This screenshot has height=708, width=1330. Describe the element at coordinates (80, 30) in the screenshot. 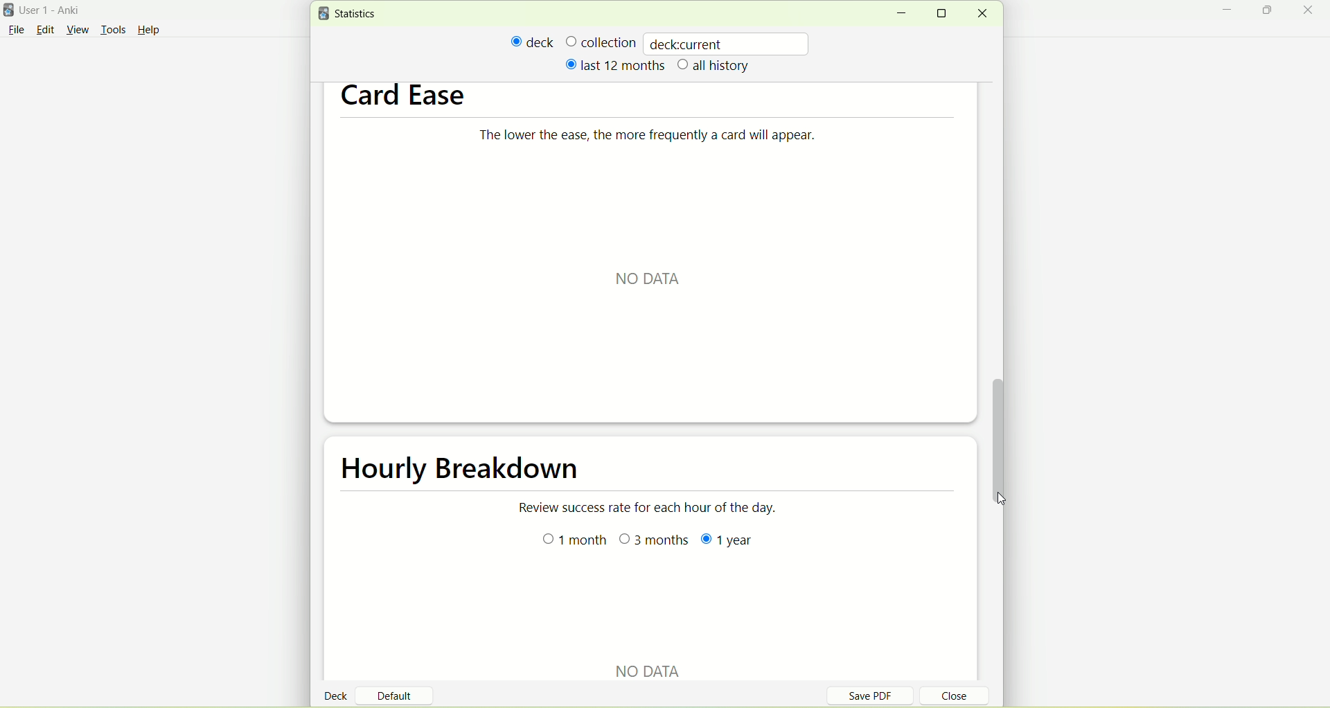

I see `view` at that location.